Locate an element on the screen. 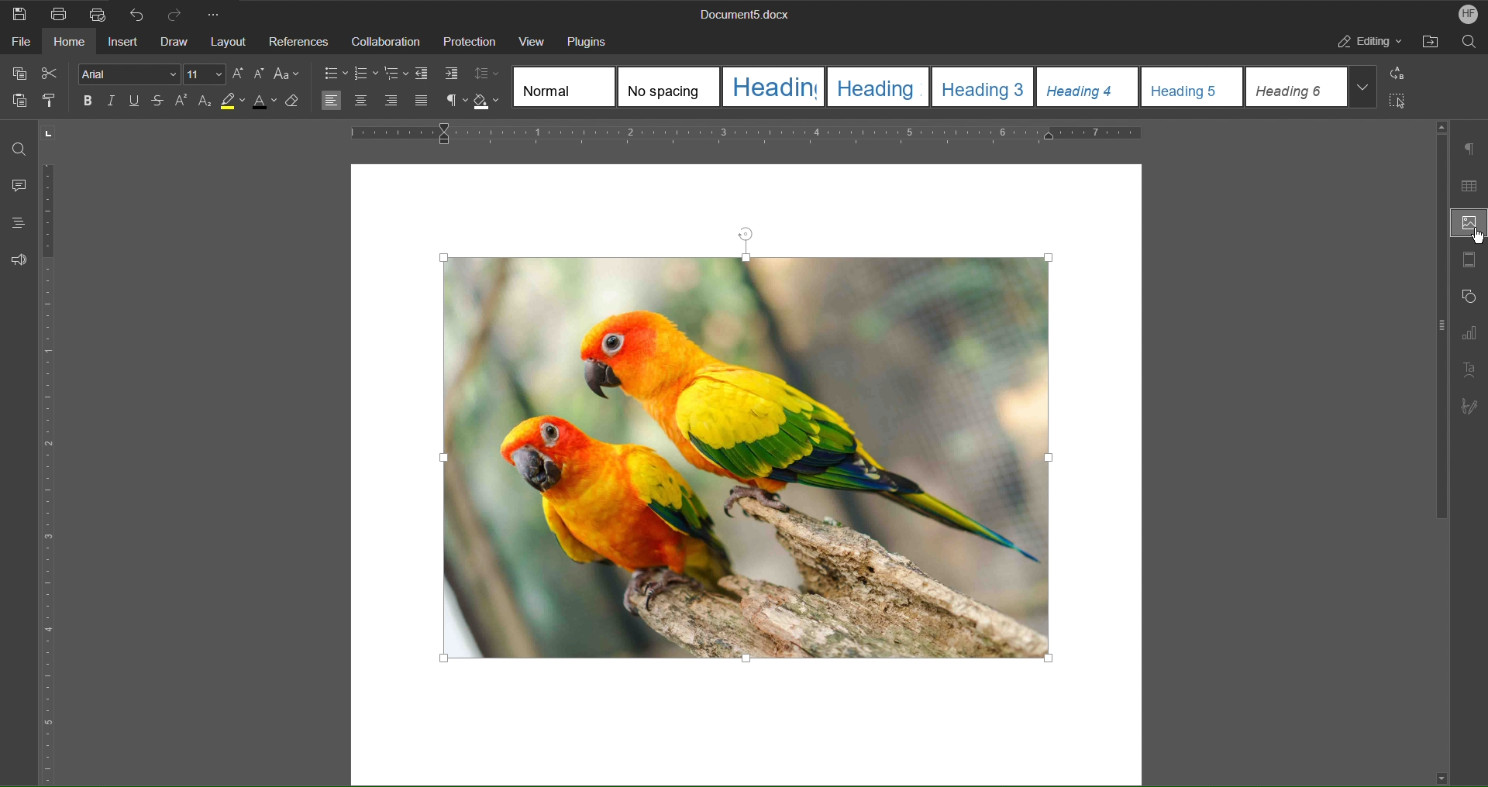 This screenshot has height=787, width=1488. Comment is located at coordinates (15, 187).